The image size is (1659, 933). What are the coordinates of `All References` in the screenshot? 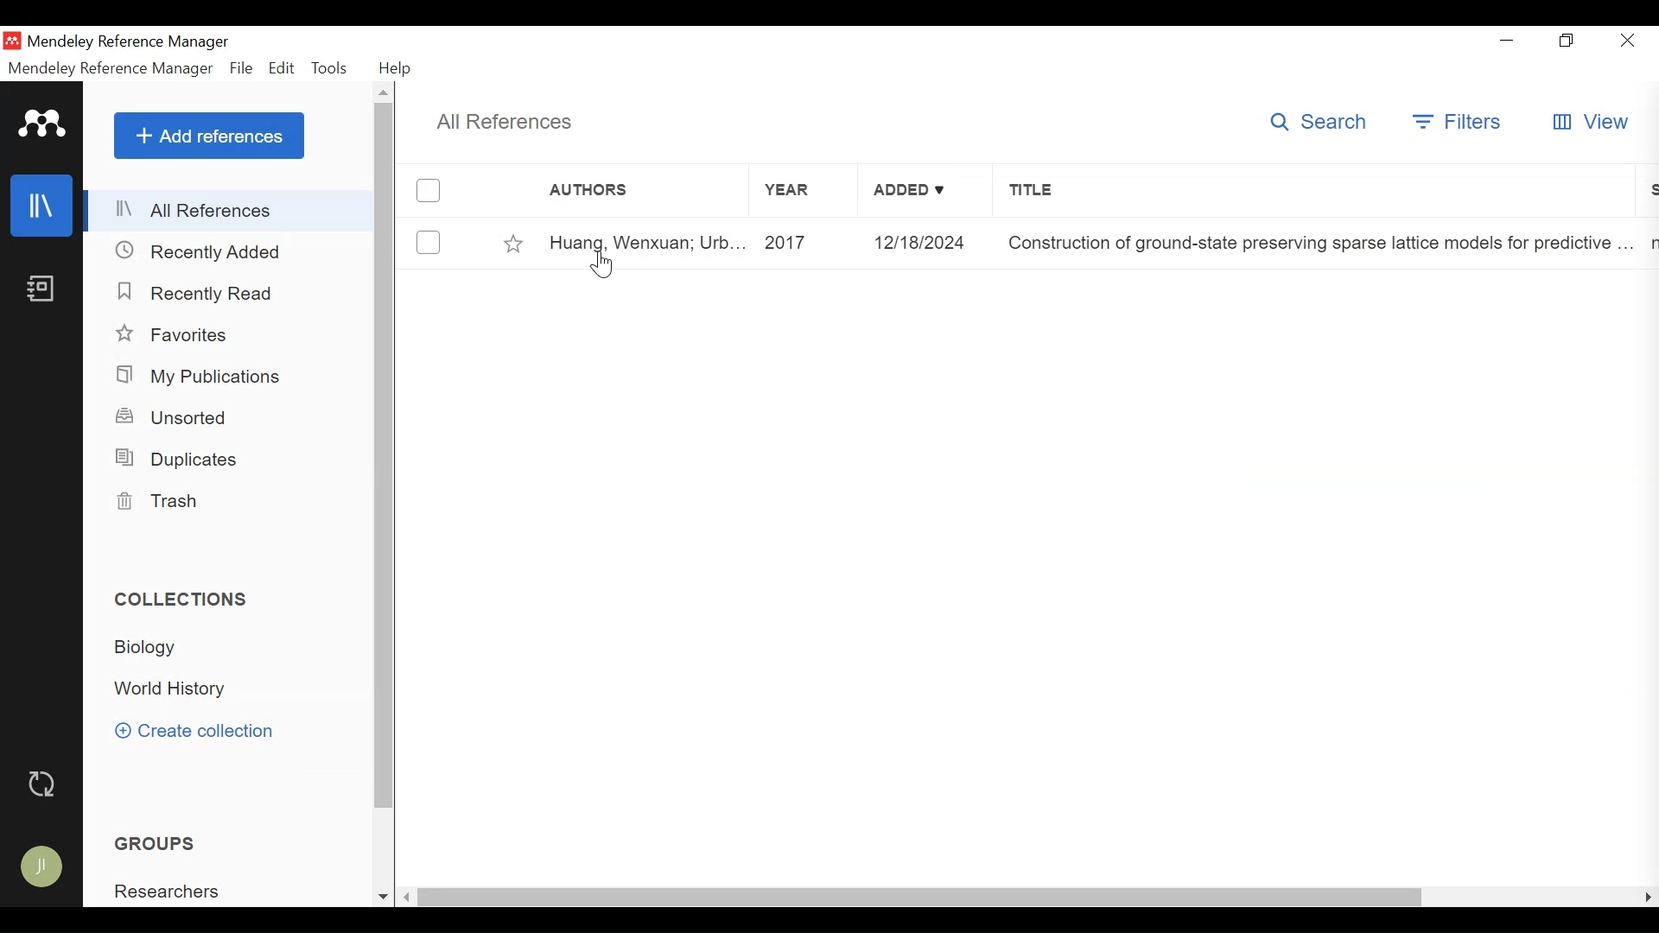 It's located at (230, 212).